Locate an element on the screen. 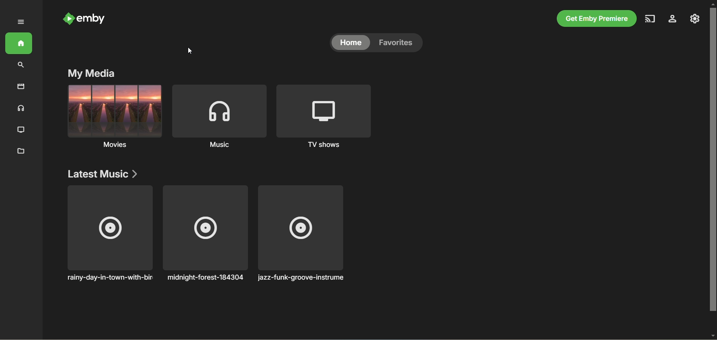  Music is located at coordinates (220, 116).